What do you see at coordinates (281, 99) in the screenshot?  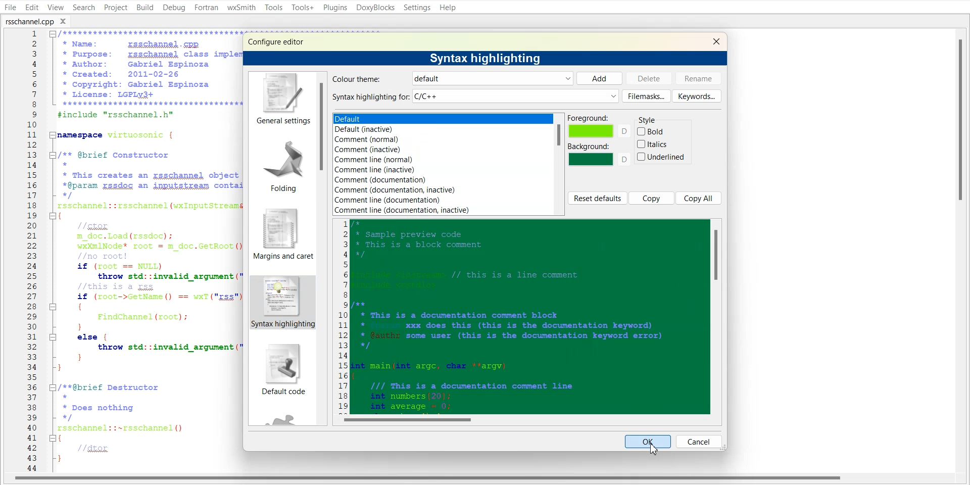 I see `General settings` at bounding box center [281, 99].